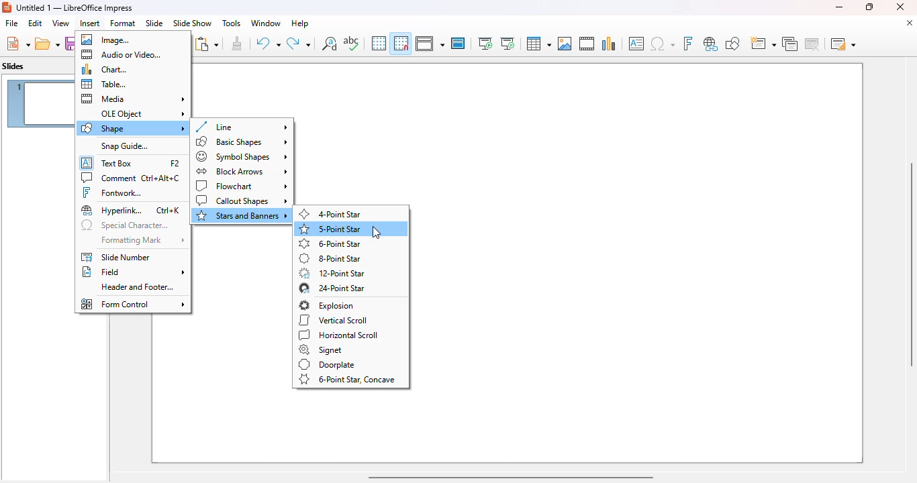 Image resolution: width=917 pixels, height=483 pixels. What do you see at coordinates (231, 23) in the screenshot?
I see `tools` at bounding box center [231, 23].